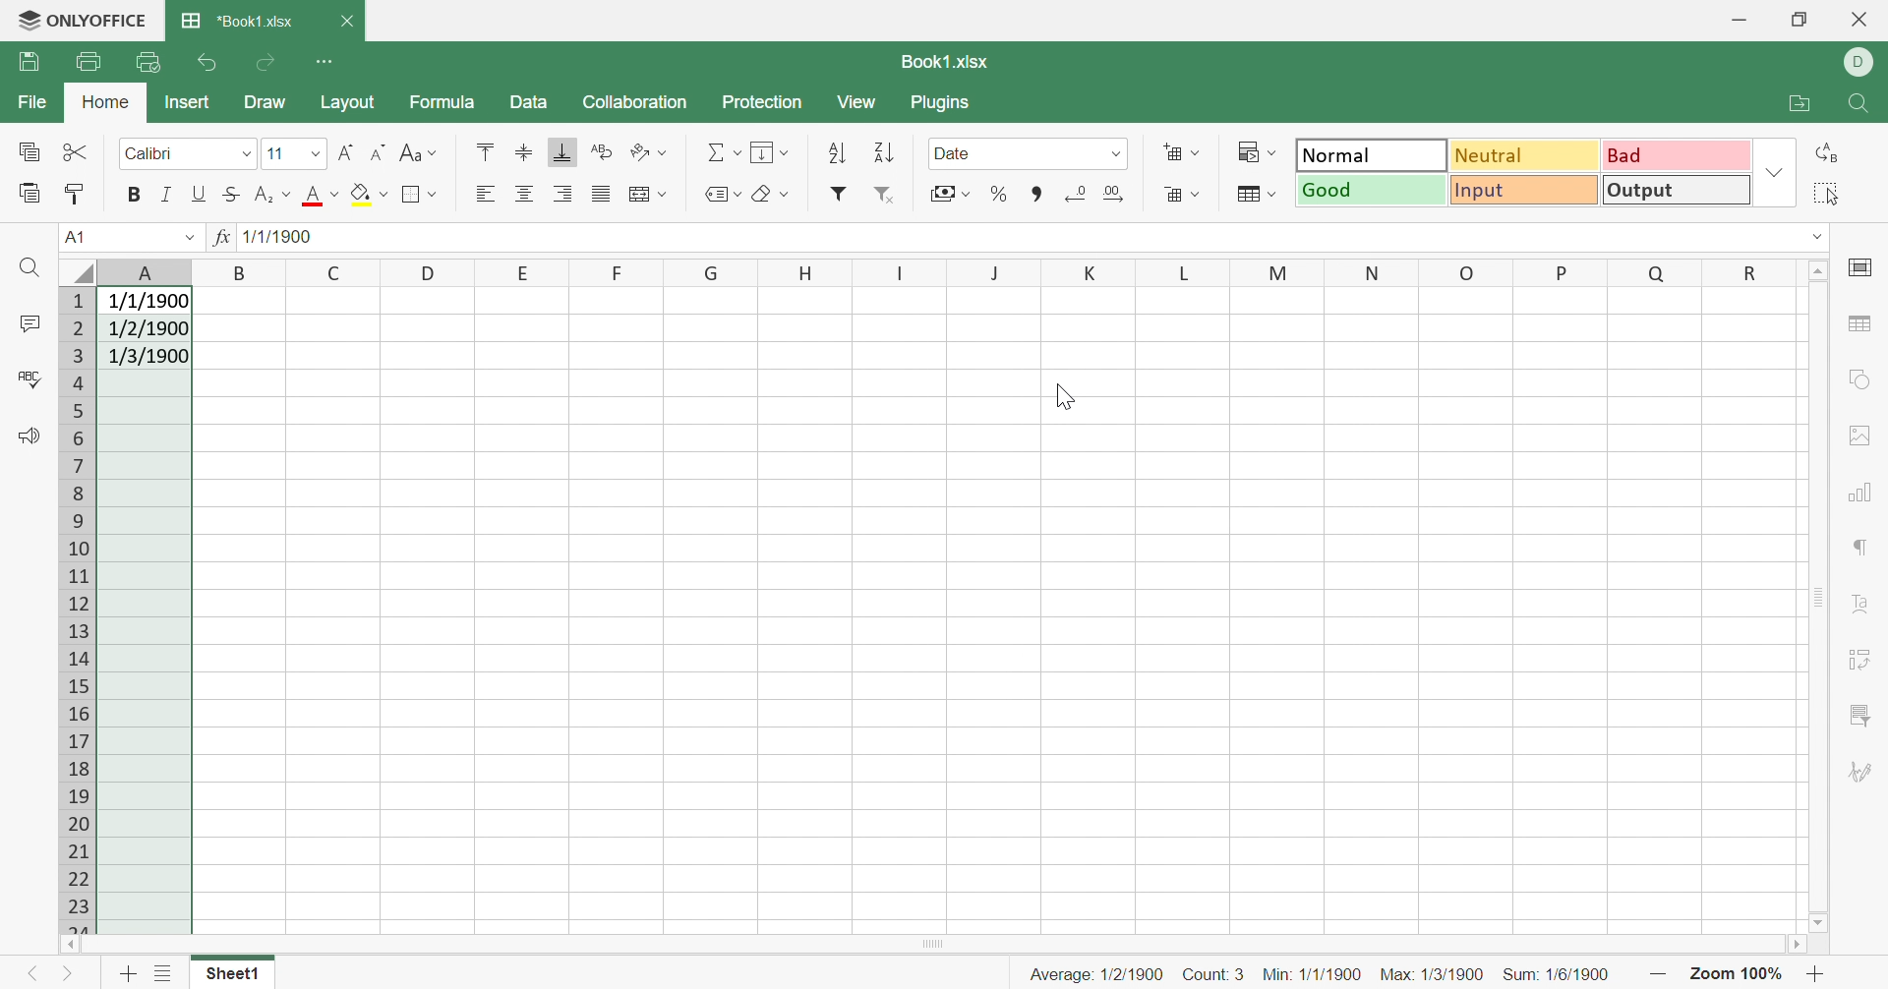  What do you see at coordinates (28, 436) in the screenshot?
I see `Feedback & Support` at bounding box center [28, 436].